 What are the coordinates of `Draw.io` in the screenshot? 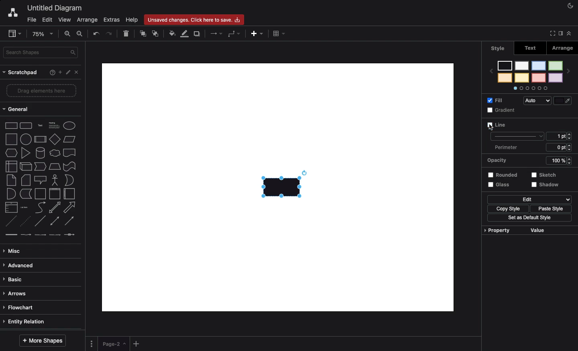 It's located at (13, 14).